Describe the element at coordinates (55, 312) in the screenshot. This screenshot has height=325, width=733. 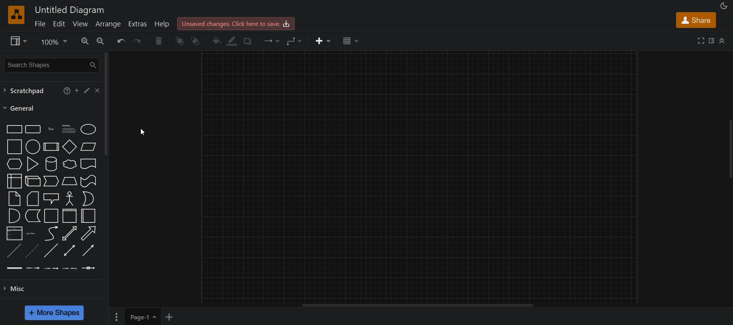
I see `more shapes` at that location.